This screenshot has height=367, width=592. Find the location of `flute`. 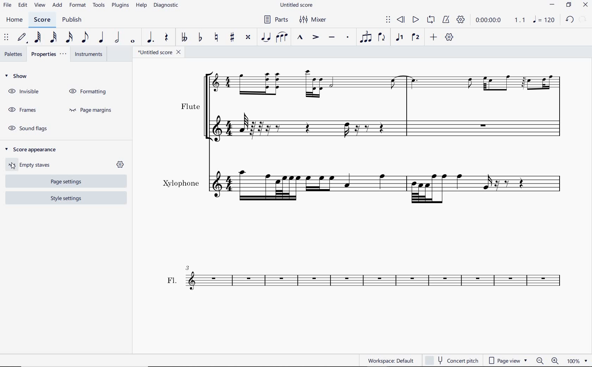

flute is located at coordinates (371, 109).